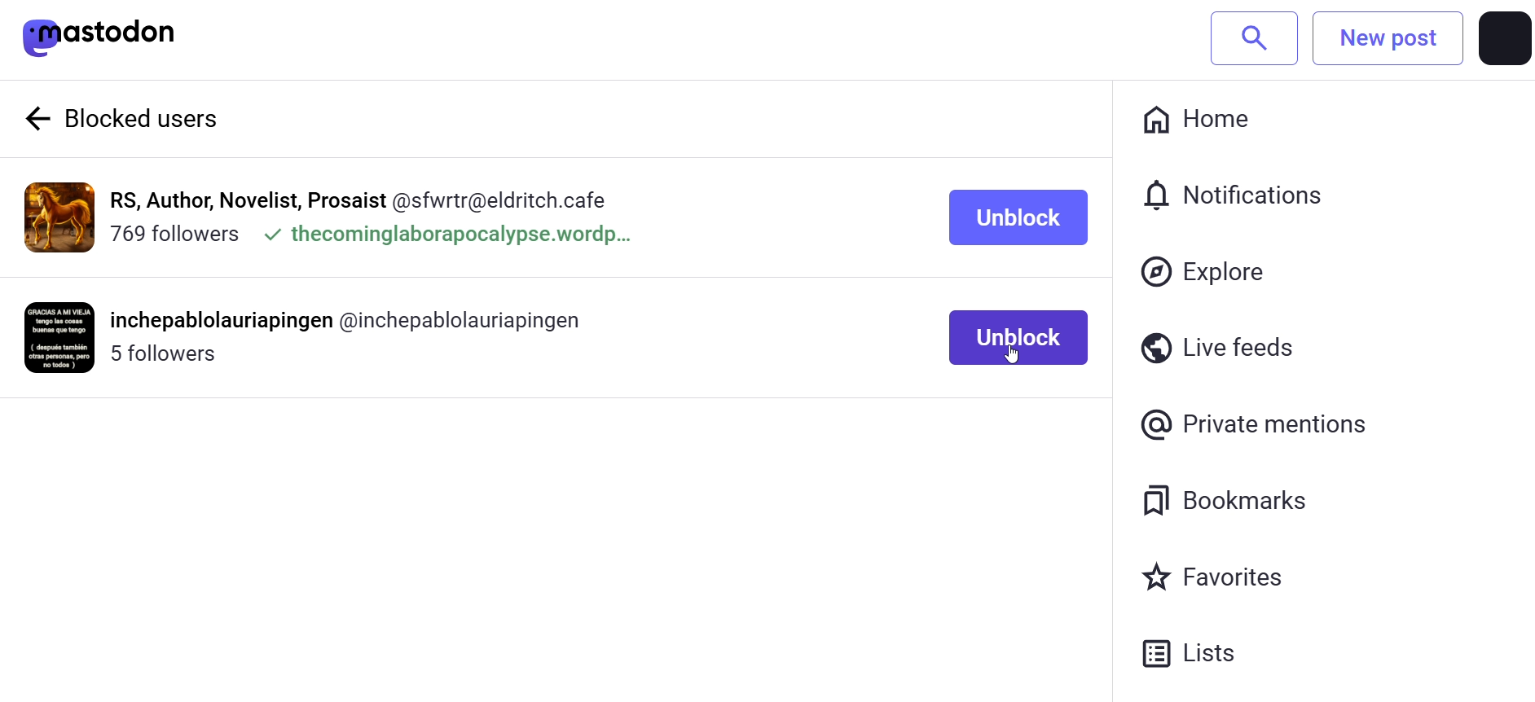  What do you see at coordinates (1504, 38) in the screenshot?
I see `profile picture` at bounding box center [1504, 38].